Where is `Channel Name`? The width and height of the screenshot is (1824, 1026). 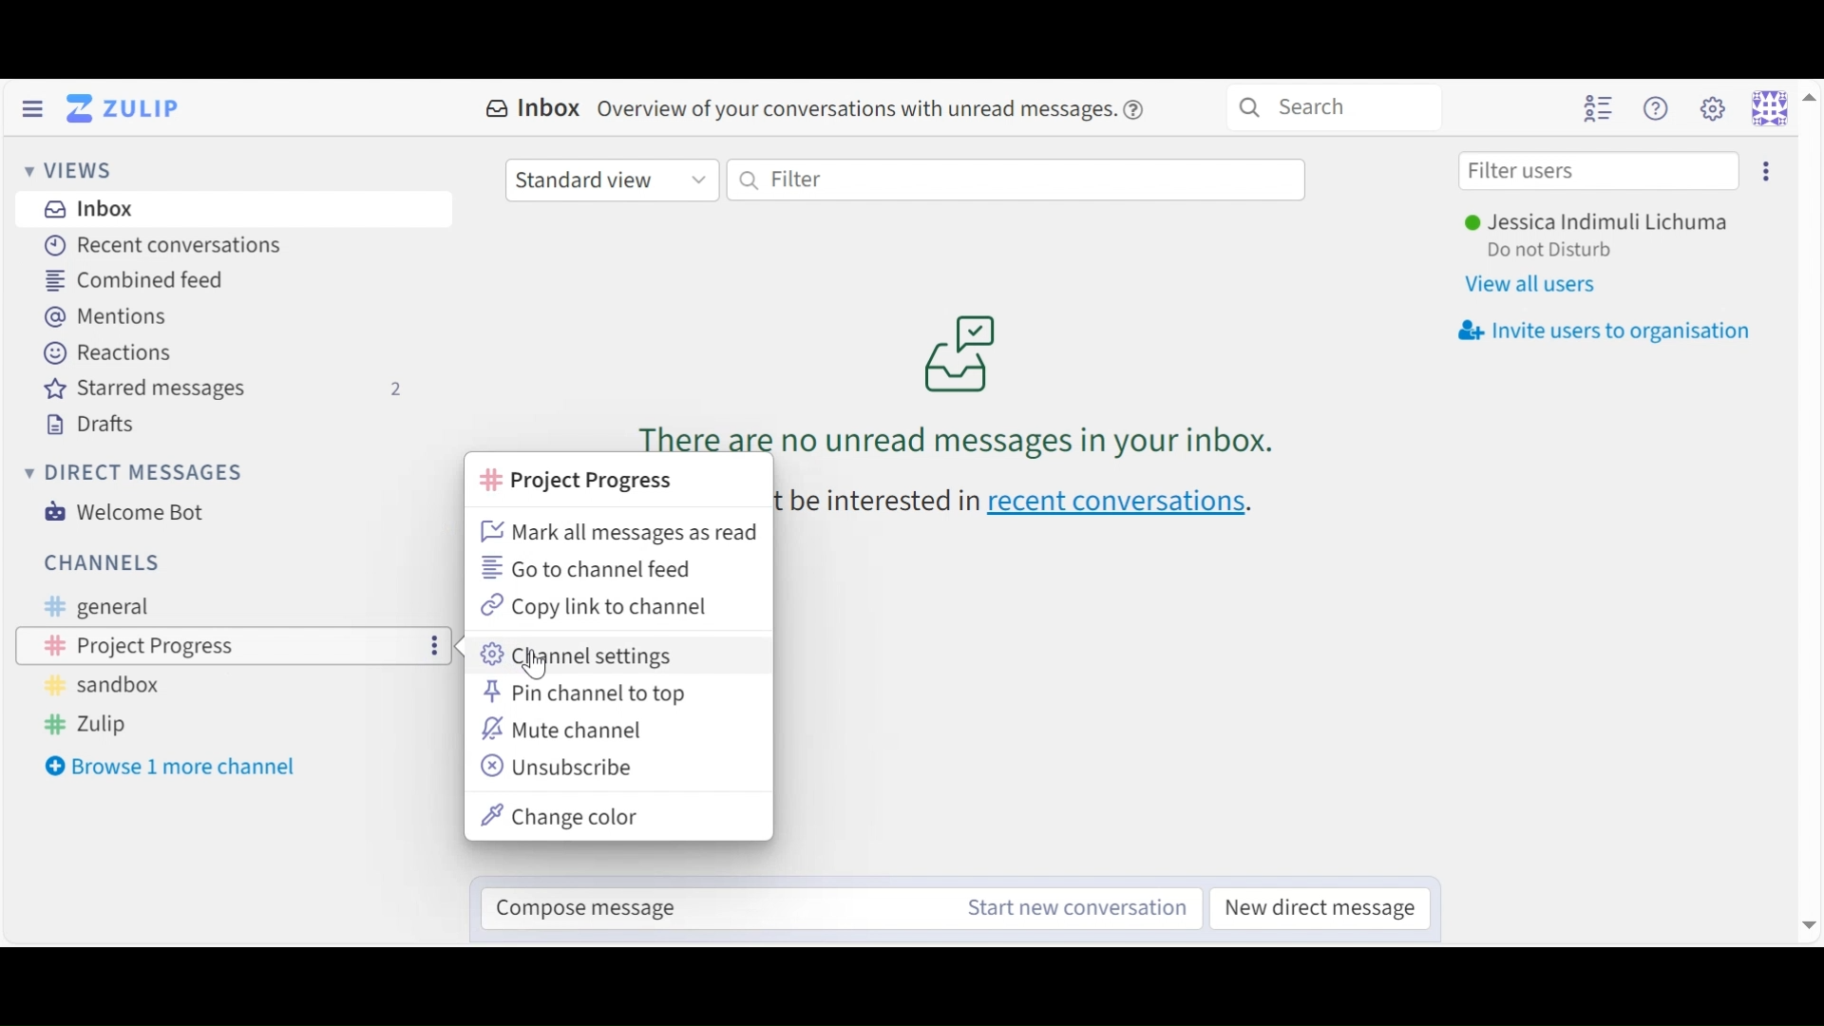
Channel Name is located at coordinates (574, 480).